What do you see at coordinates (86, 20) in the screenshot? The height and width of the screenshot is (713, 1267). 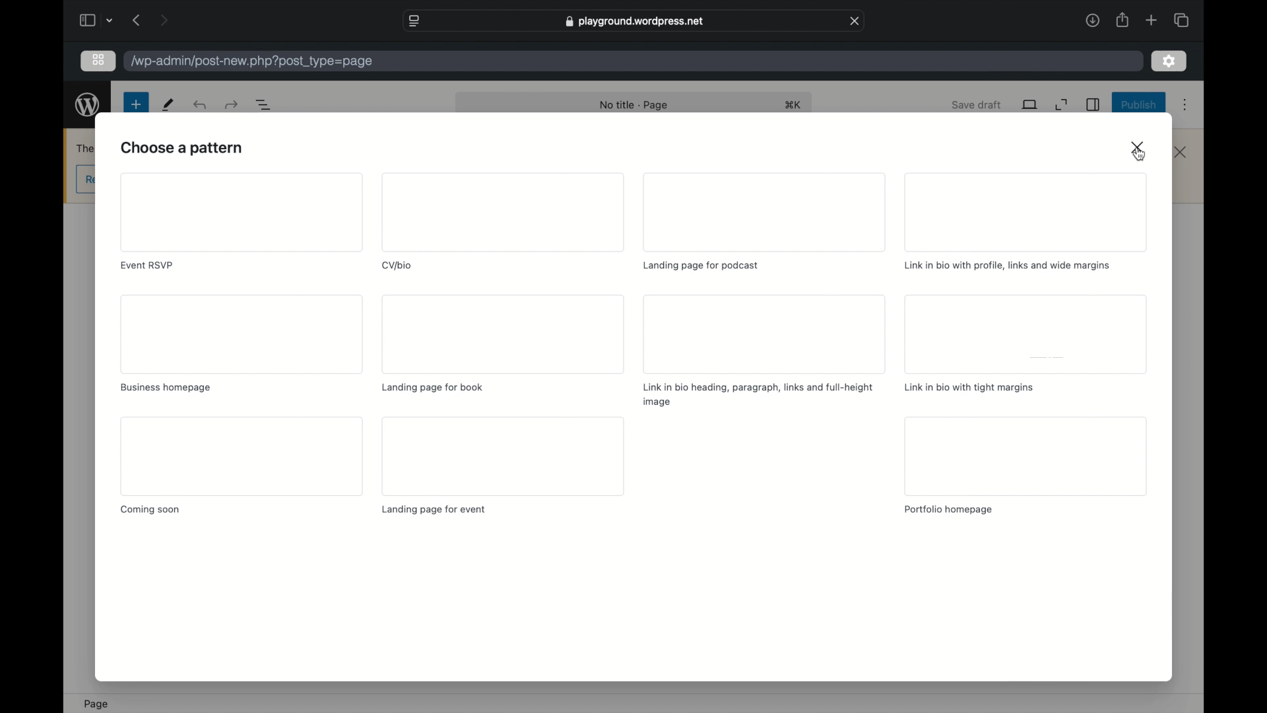 I see `sidebar` at bounding box center [86, 20].